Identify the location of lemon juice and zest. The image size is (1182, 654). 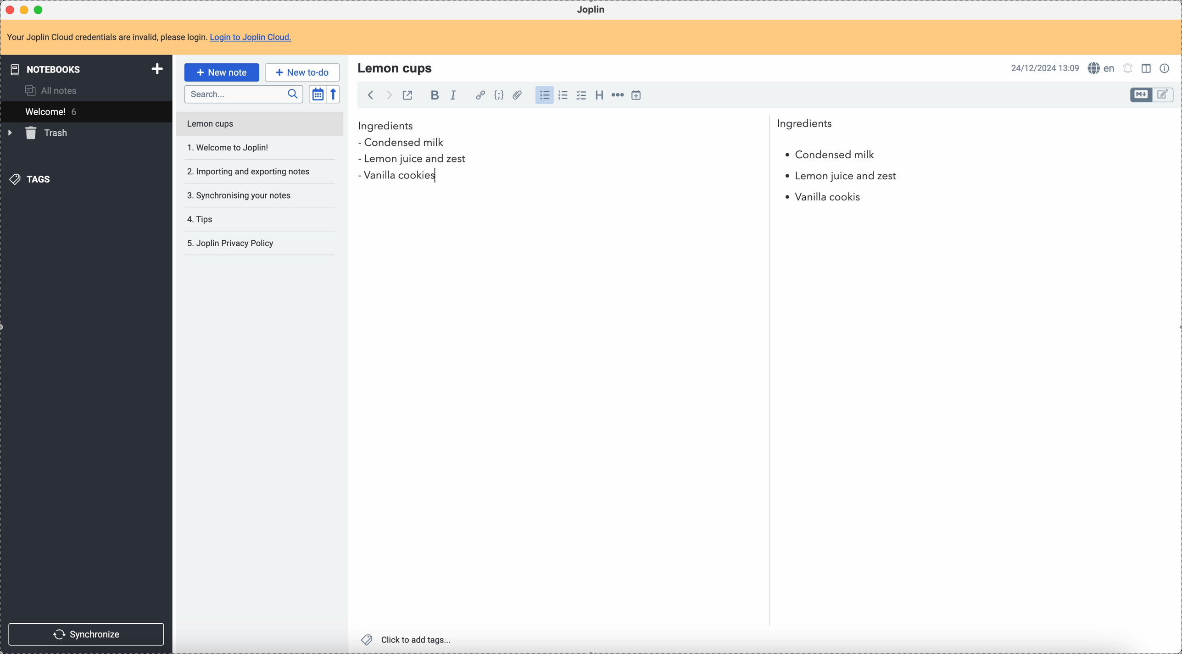
(412, 160).